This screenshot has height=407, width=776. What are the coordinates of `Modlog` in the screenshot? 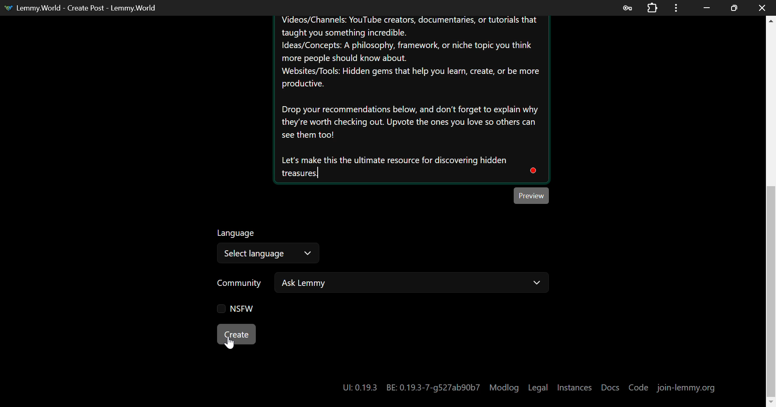 It's located at (504, 388).